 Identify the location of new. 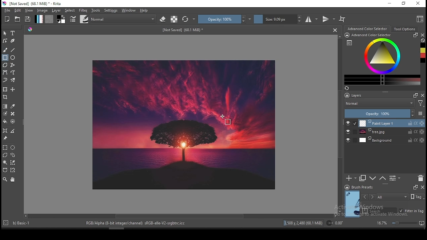
(7, 19).